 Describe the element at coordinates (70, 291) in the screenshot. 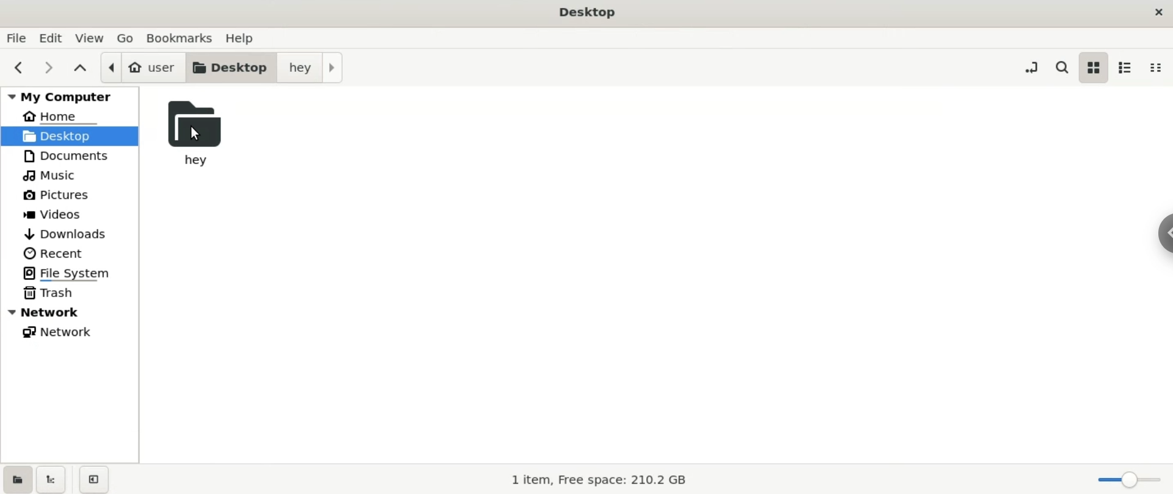

I see `trash` at that location.